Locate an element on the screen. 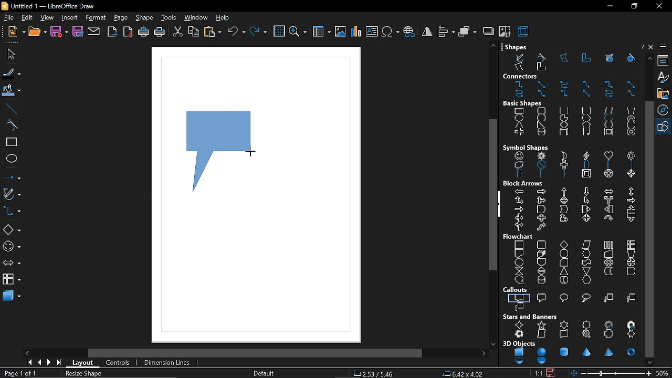 This screenshot has width=672, height=378. flip is located at coordinates (427, 32).